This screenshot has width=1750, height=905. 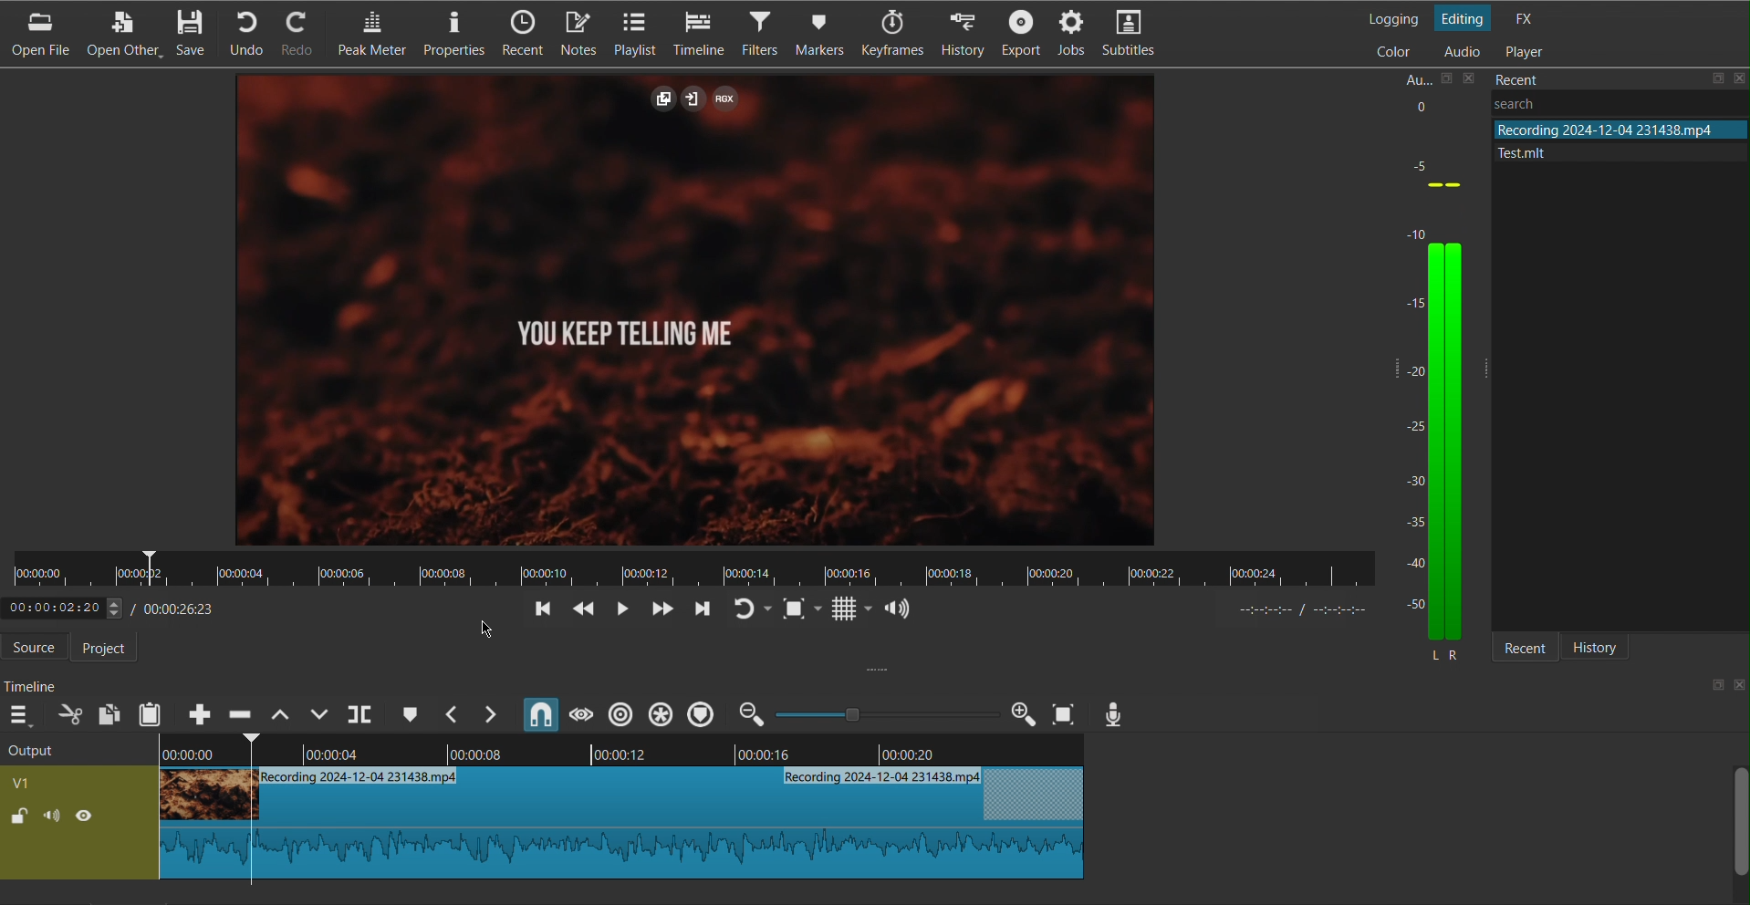 What do you see at coordinates (151, 712) in the screenshot?
I see `Paste` at bounding box center [151, 712].